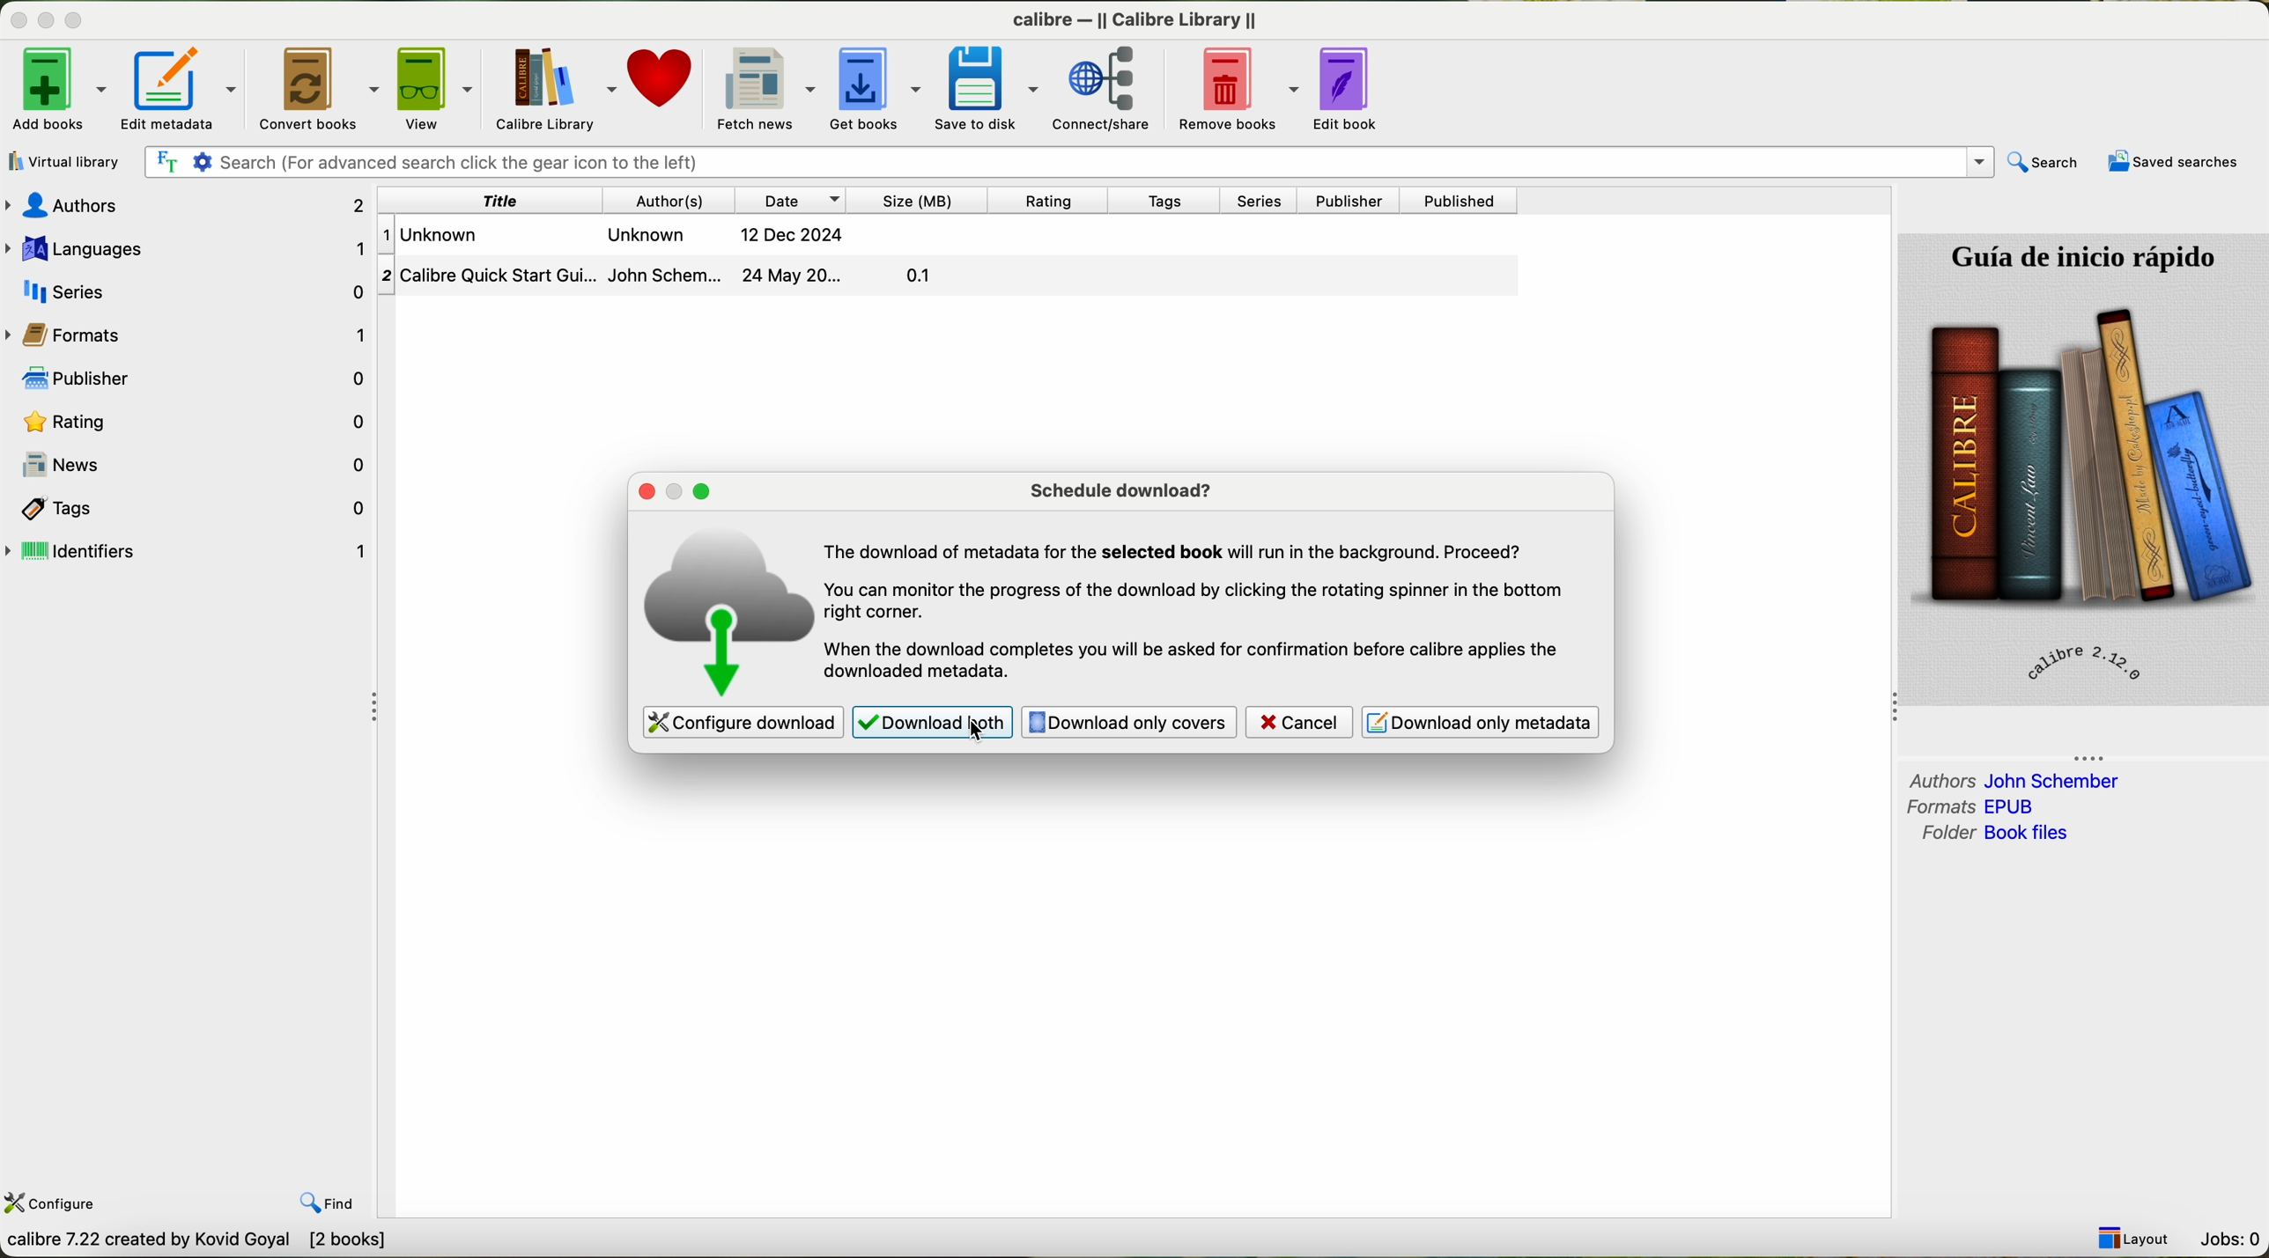 The width and height of the screenshot is (2269, 1258). Describe the element at coordinates (210, 1243) in the screenshot. I see `Callibre 7.22 created by Kavid Goyal [0 books]` at that location.